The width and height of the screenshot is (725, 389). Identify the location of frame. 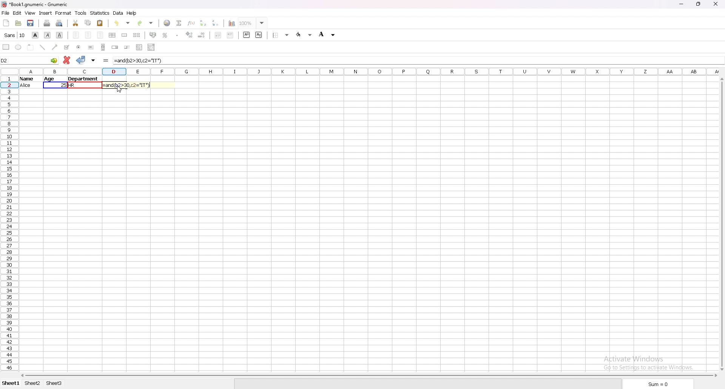
(32, 48).